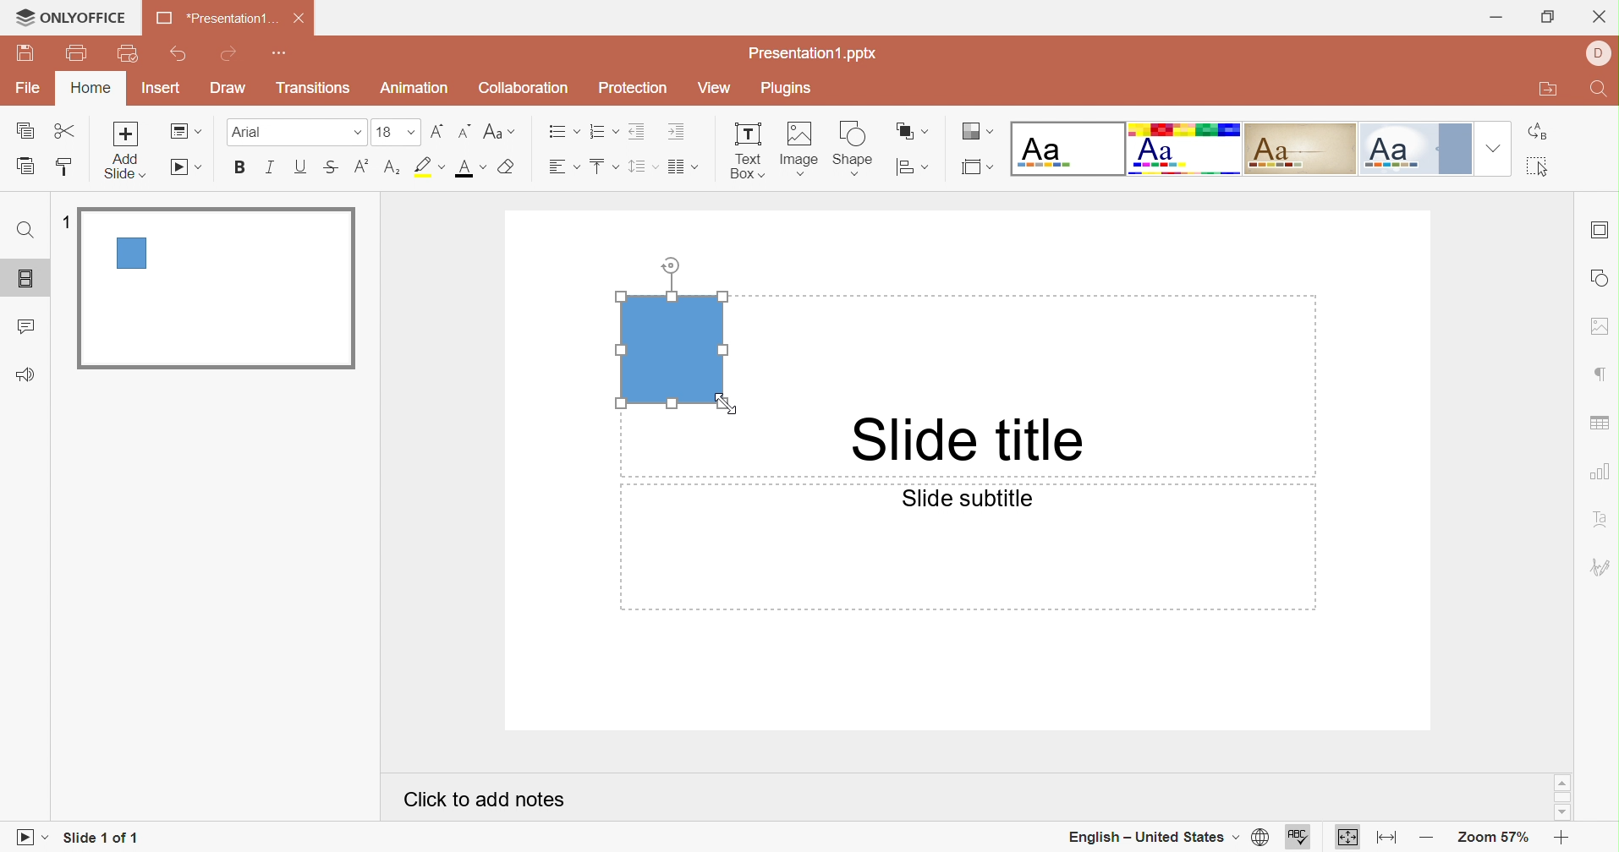 Image resolution: width=1619 pixels, height=852 pixels. Describe the element at coordinates (784, 89) in the screenshot. I see `Plugins` at that location.